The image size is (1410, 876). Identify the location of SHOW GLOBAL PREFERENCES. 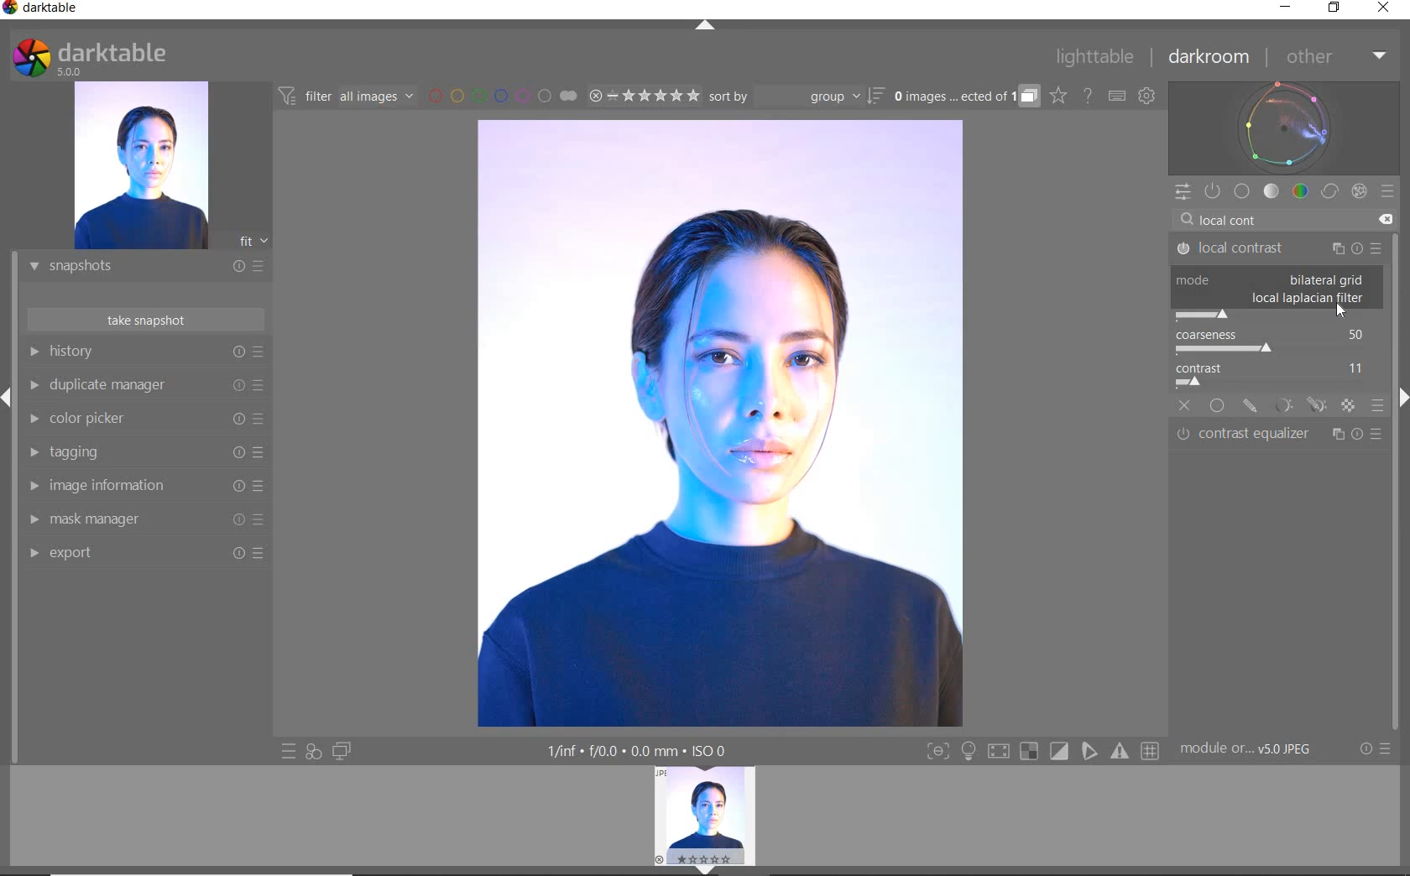
(1146, 96).